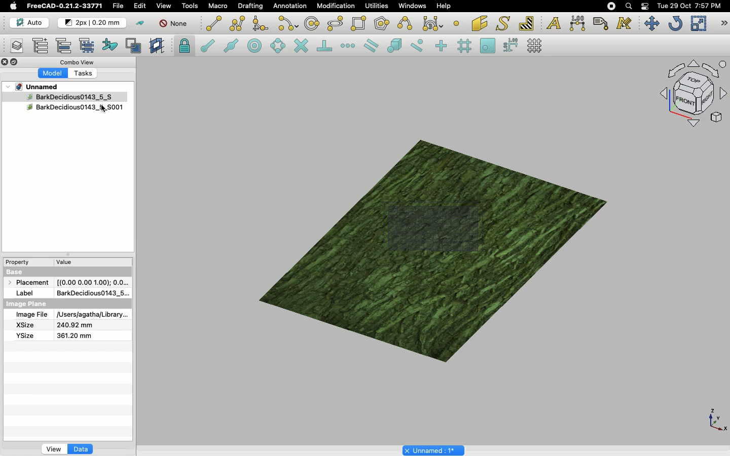 This screenshot has height=456, width=730. I want to click on Drop down, so click(9, 87).